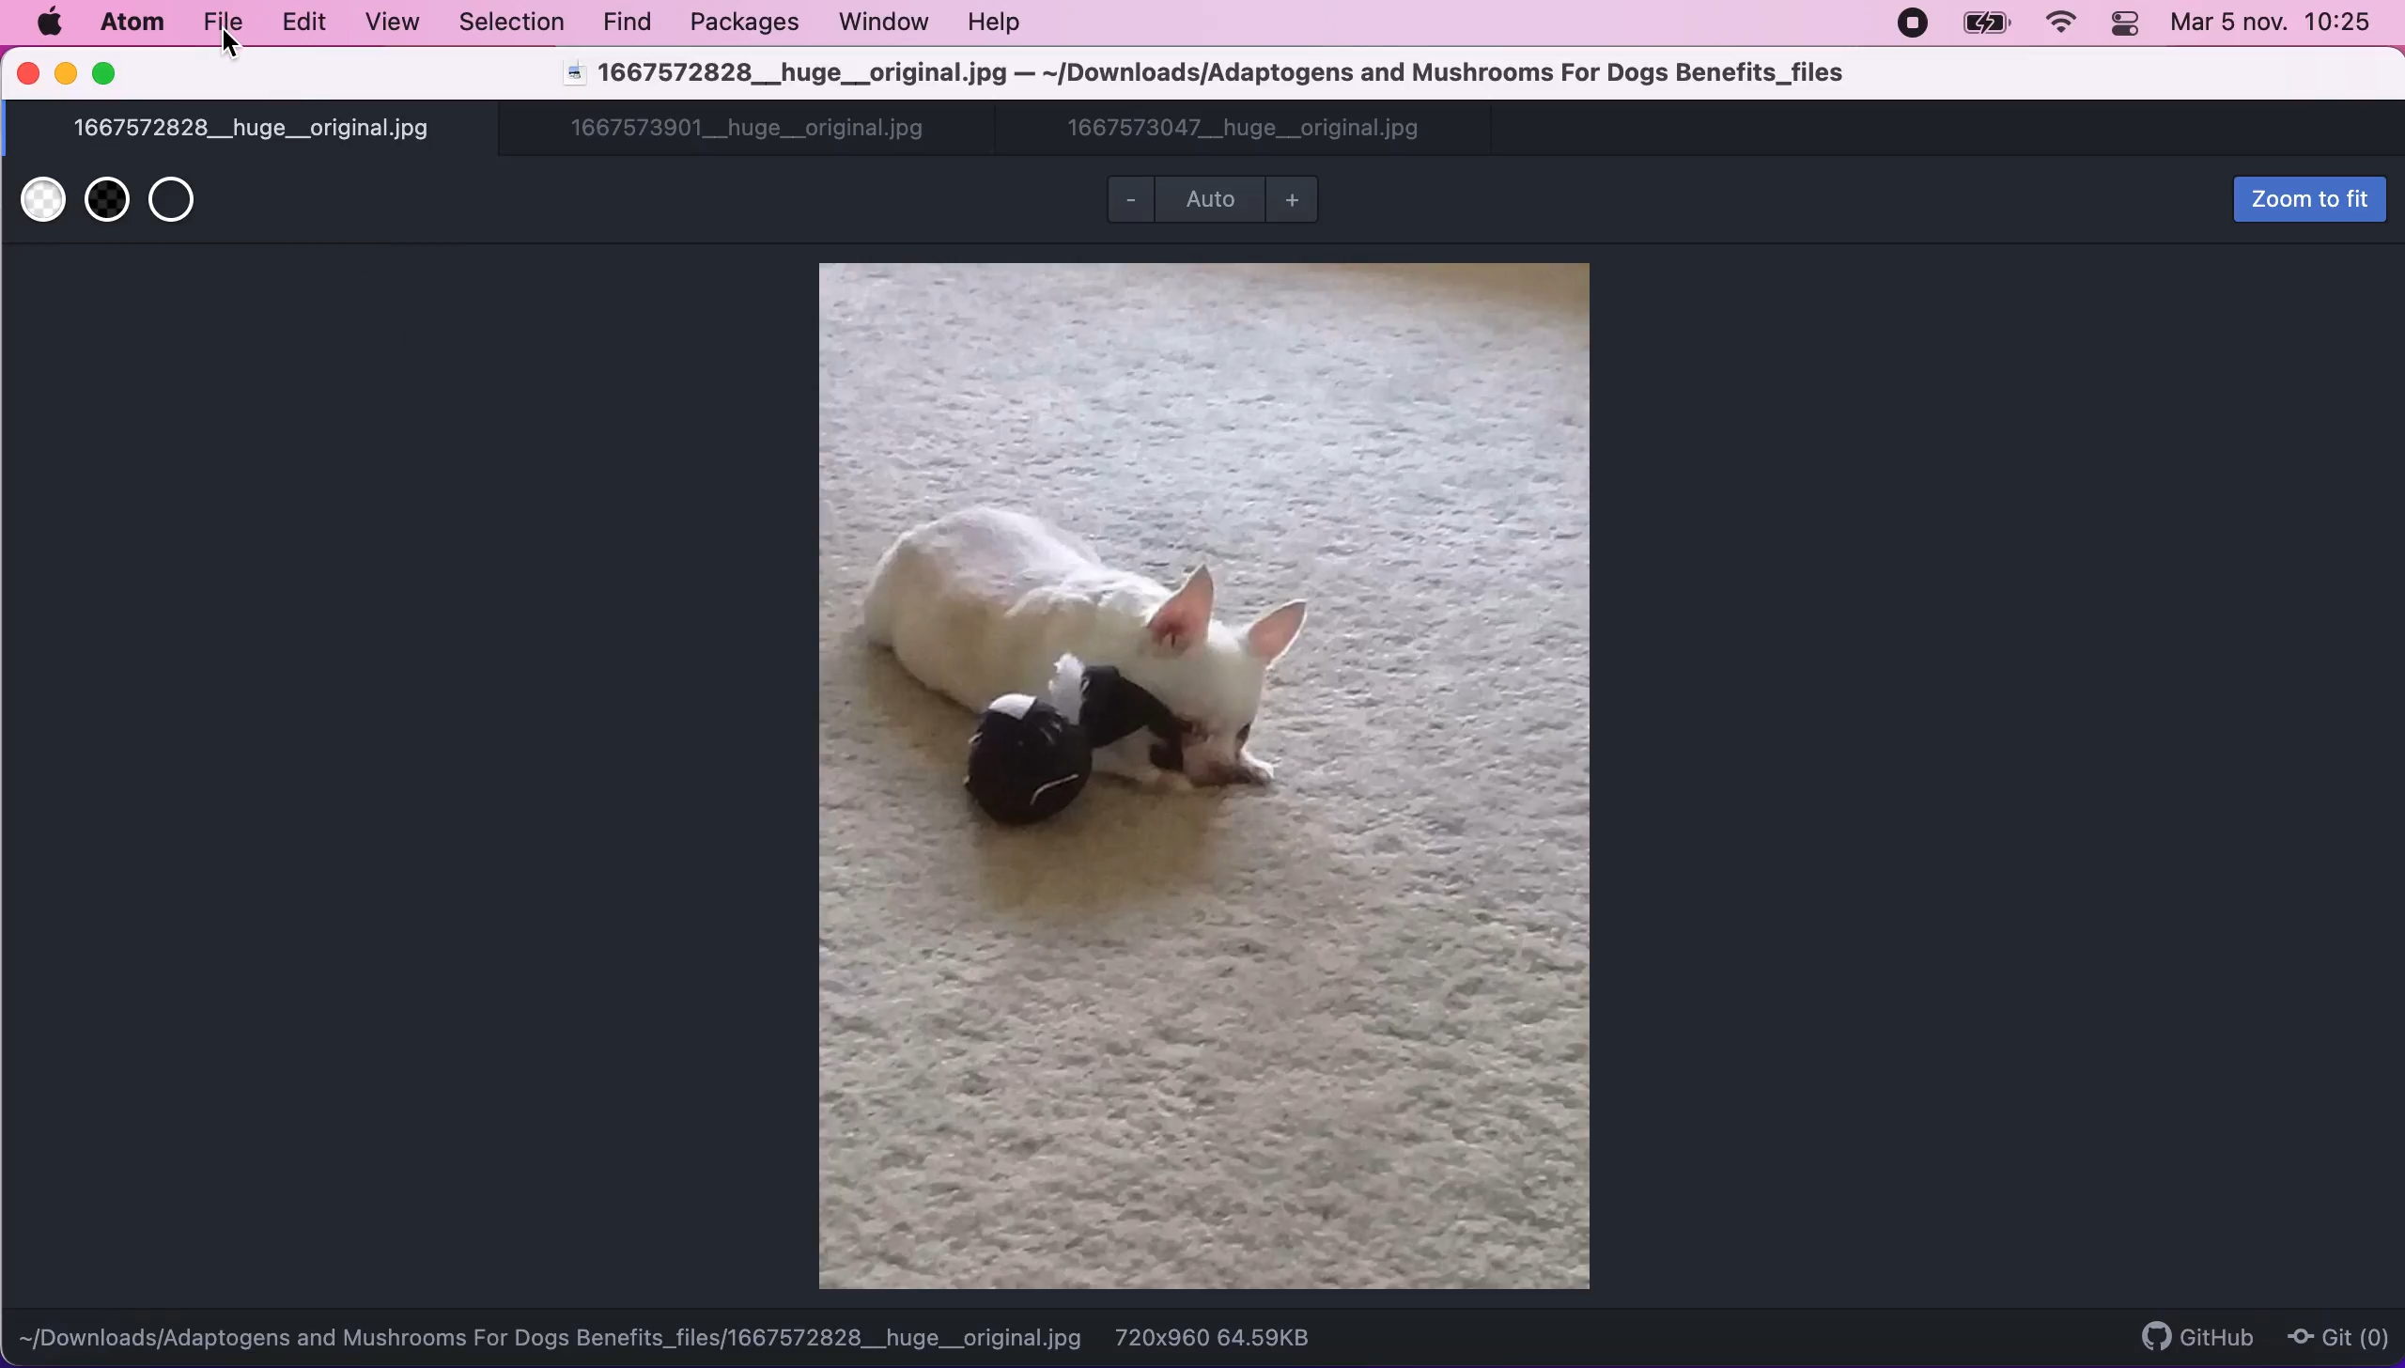  Describe the element at coordinates (2275, 24) in the screenshot. I see `Mar 5 nov. 10:25` at that location.